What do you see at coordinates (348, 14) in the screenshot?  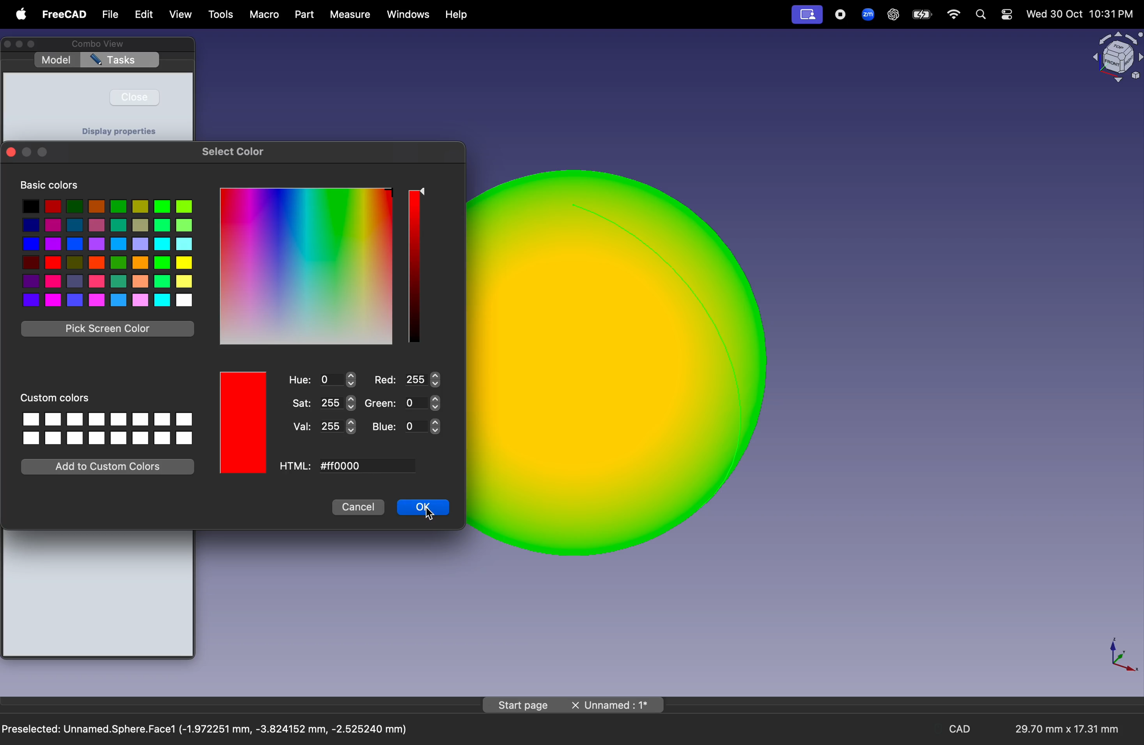 I see `measure` at bounding box center [348, 14].